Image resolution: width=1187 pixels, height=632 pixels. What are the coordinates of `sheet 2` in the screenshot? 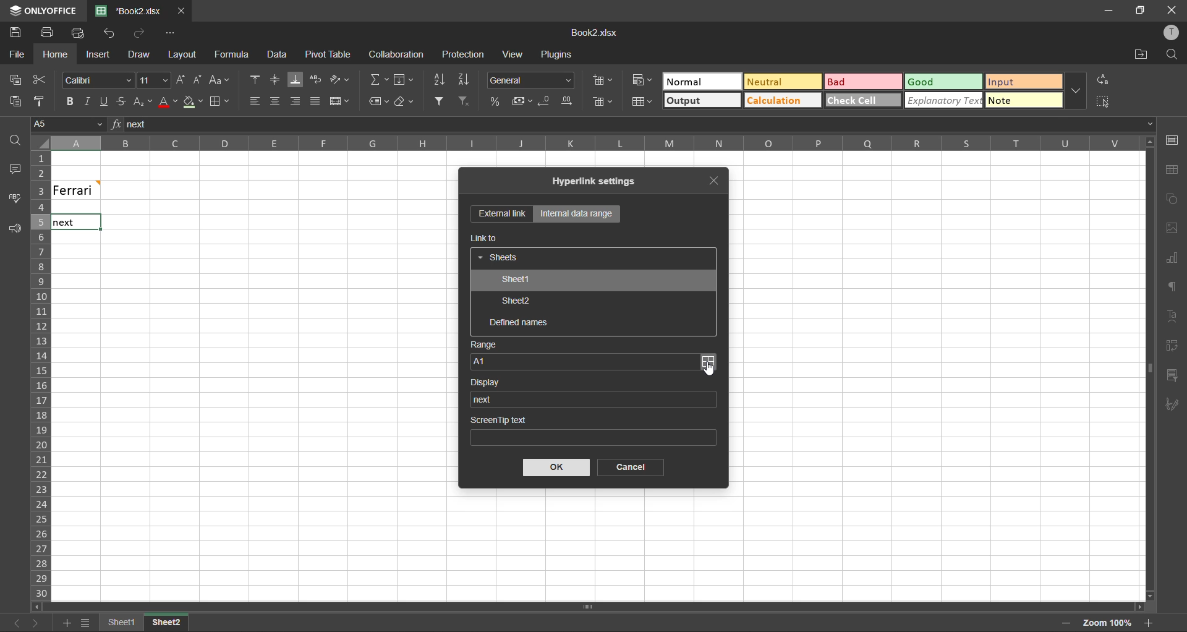 It's located at (179, 623).